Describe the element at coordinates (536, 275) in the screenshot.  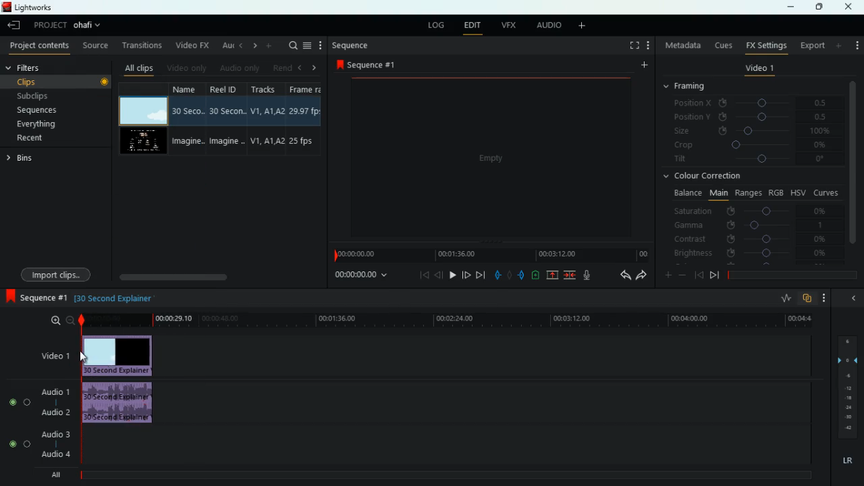
I see `charge` at that location.